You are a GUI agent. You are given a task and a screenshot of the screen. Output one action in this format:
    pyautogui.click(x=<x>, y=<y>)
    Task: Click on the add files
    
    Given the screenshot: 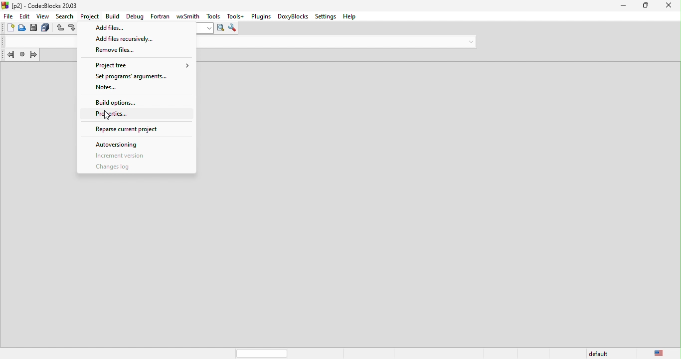 What is the action you would take?
    pyautogui.click(x=136, y=27)
    